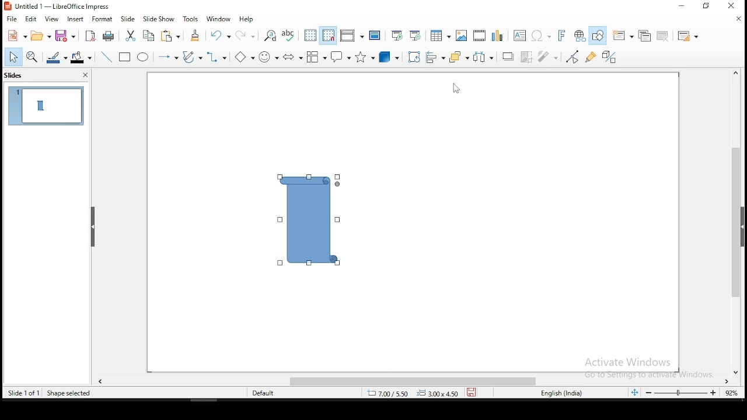 This screenshot has height=420, width=747. I want to click on slides, so click(16, 77).